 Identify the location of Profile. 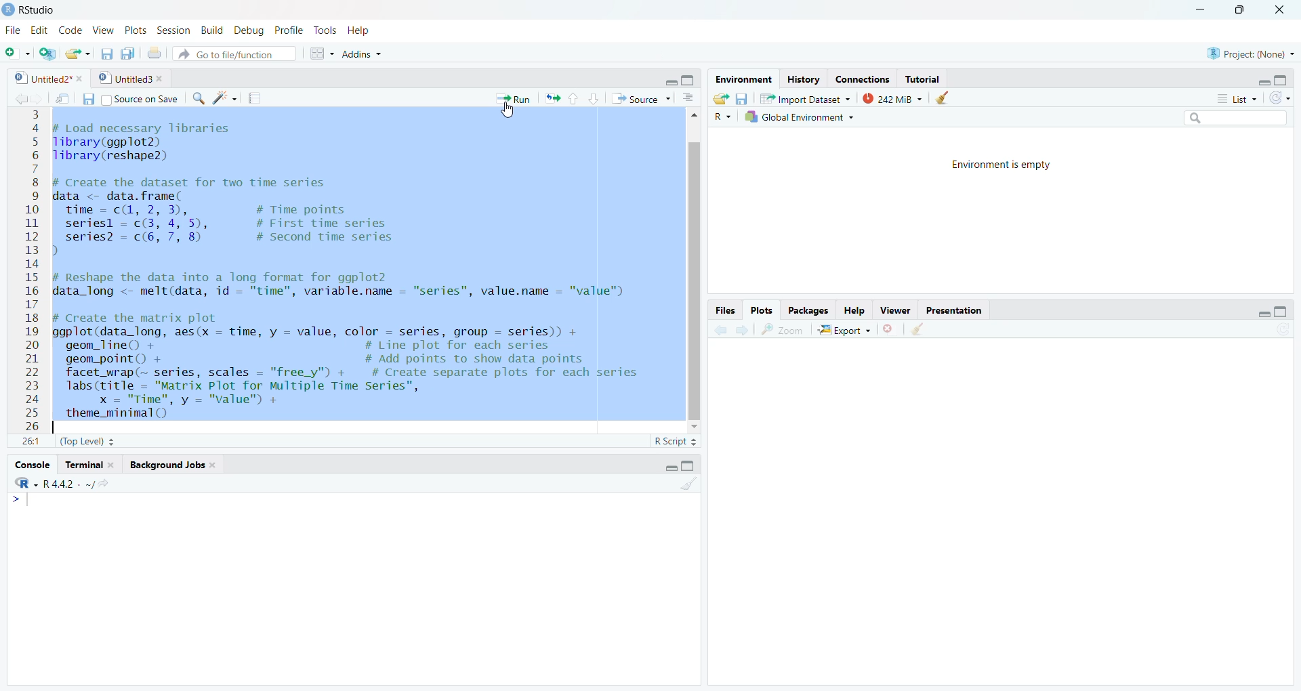
(291, 30).